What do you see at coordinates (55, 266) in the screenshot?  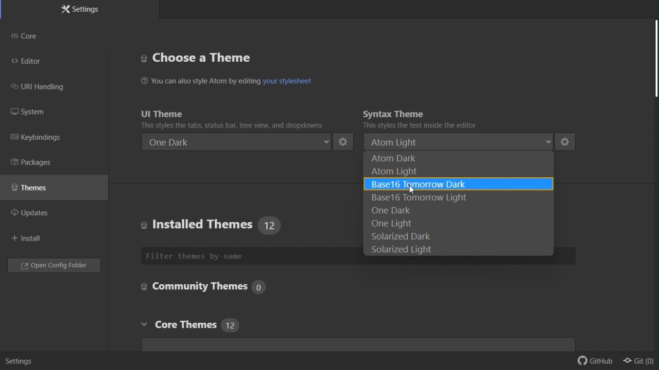 I see `Open config folder` at bounding box center [55, 266].